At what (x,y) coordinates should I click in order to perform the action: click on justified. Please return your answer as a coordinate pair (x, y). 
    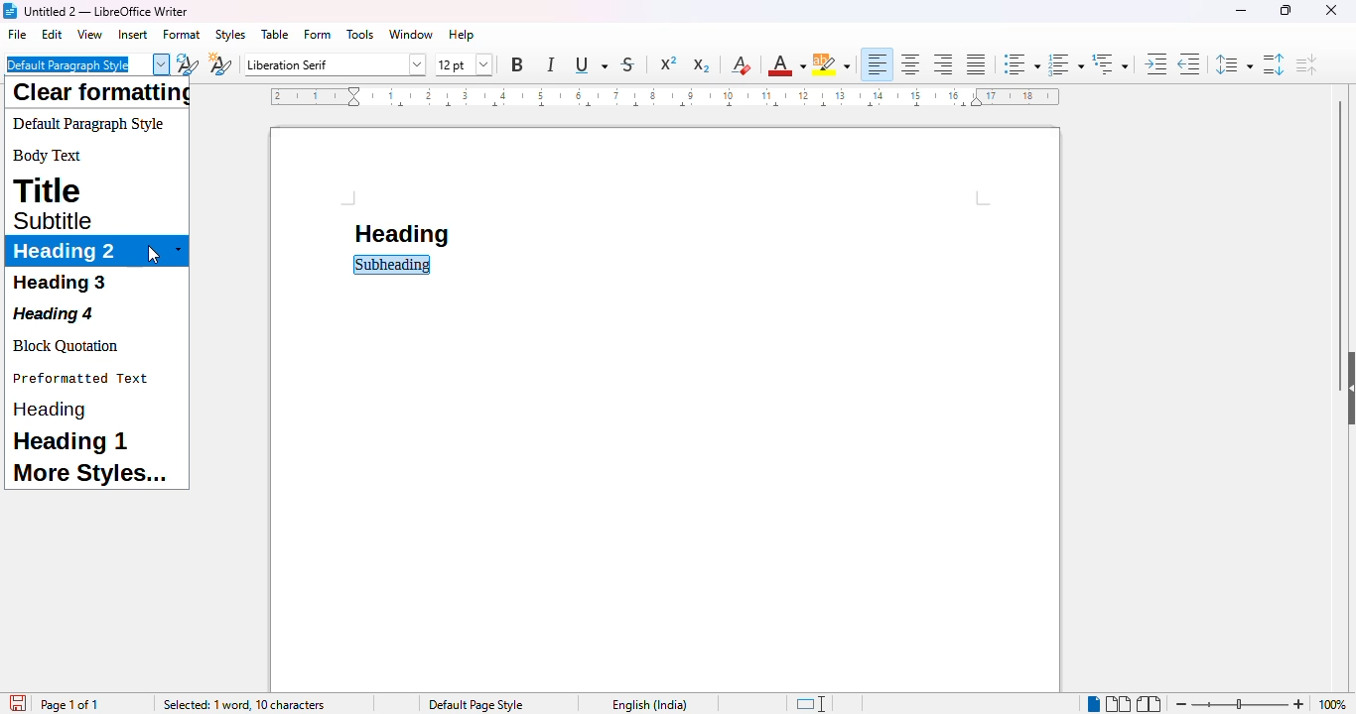
    Looking at the image, I should click on (976, 63).